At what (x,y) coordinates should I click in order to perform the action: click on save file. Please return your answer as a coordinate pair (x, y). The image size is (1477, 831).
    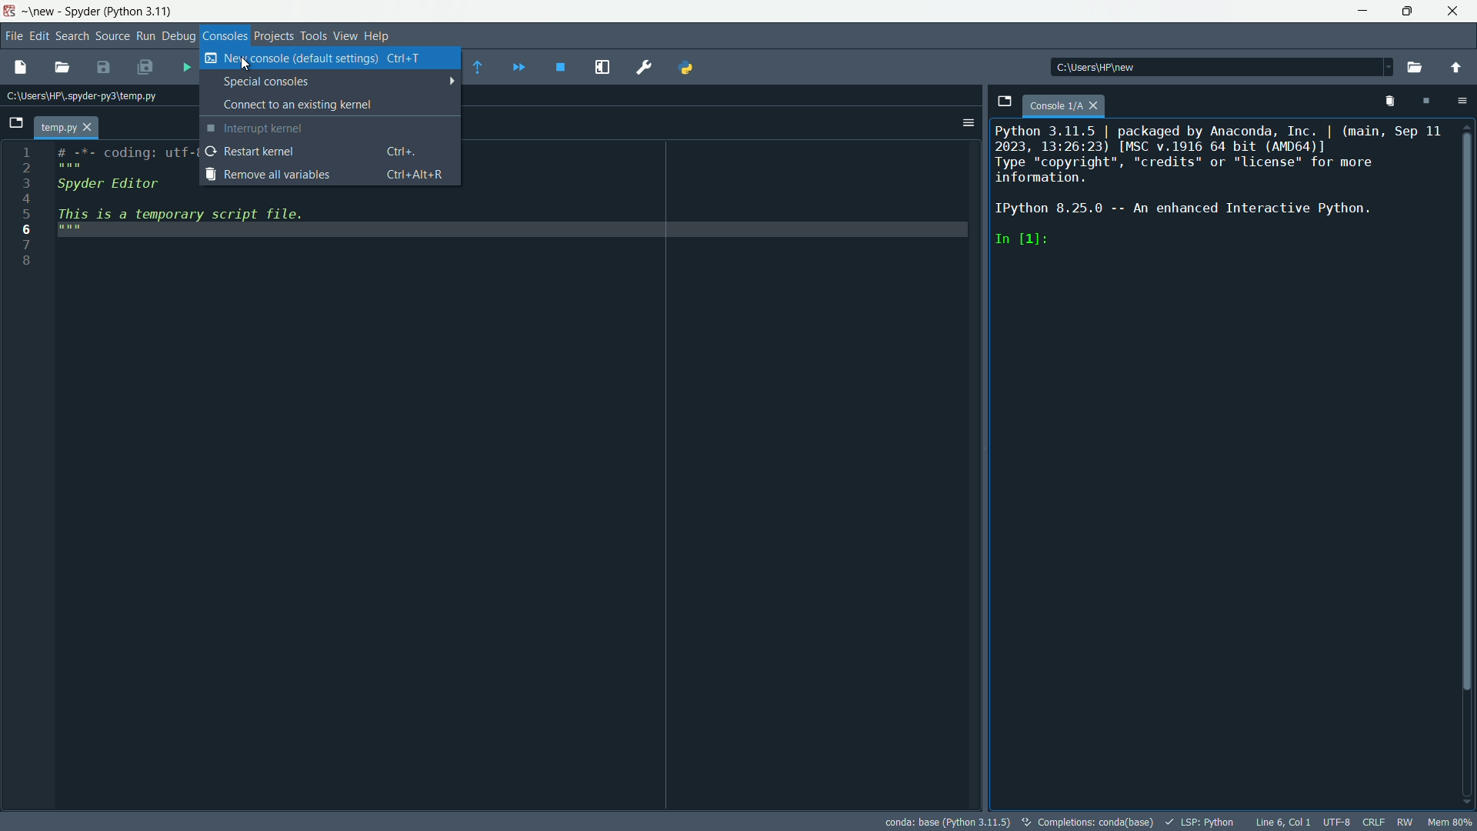
    Looking at the image, I should click on (105, 68).